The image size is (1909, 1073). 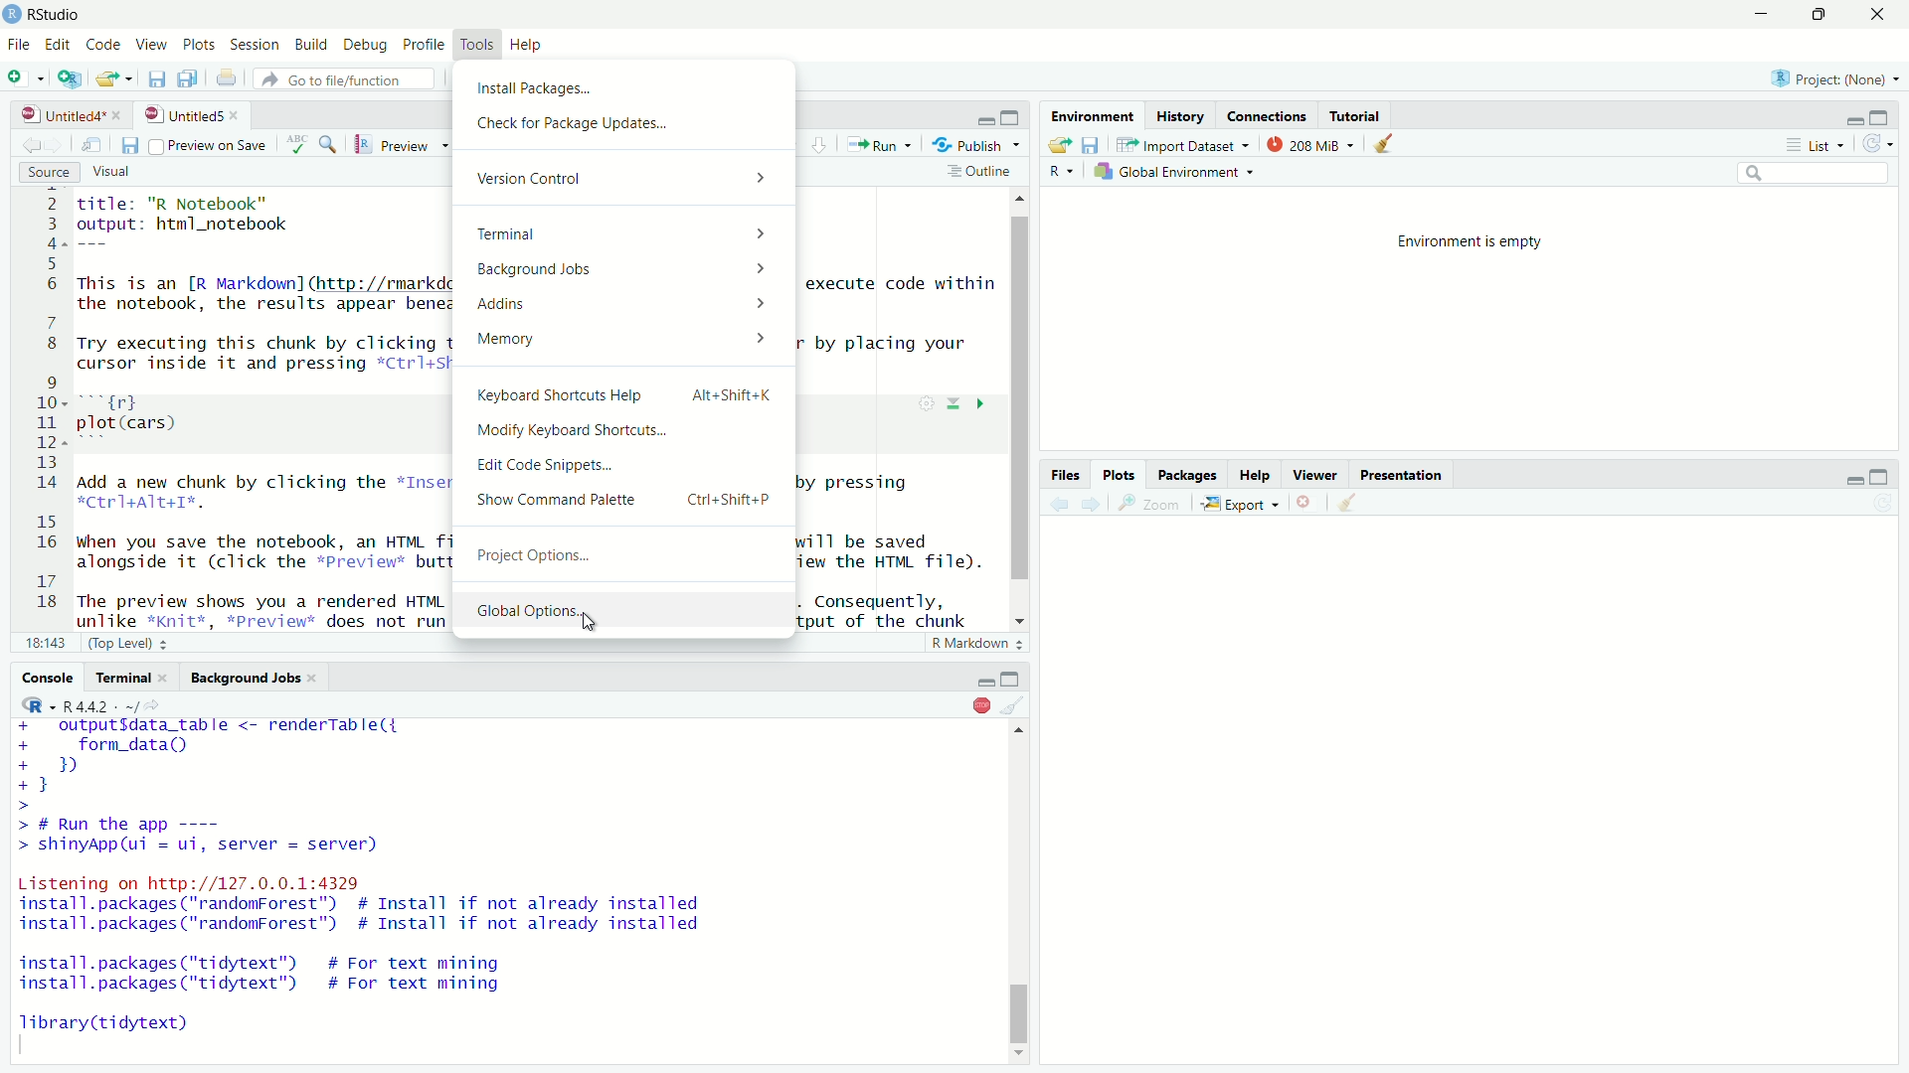 What do you see at coordinates (476, 46) in the screenshot?
I see `Toys` at bounding box center [476, 46].